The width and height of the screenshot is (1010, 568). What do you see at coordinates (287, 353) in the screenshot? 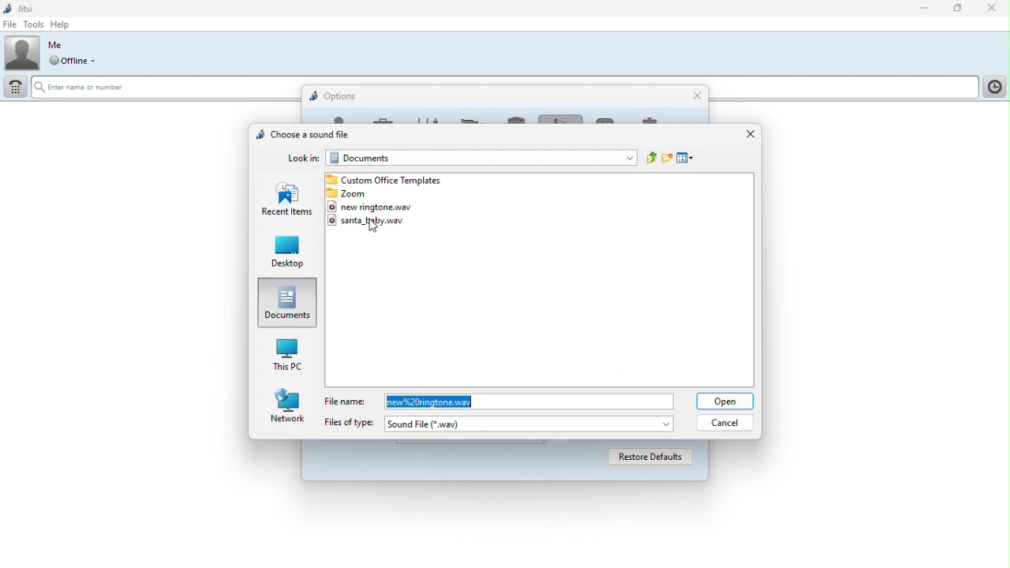
I see `This PC` at bounding box center [287, 353].